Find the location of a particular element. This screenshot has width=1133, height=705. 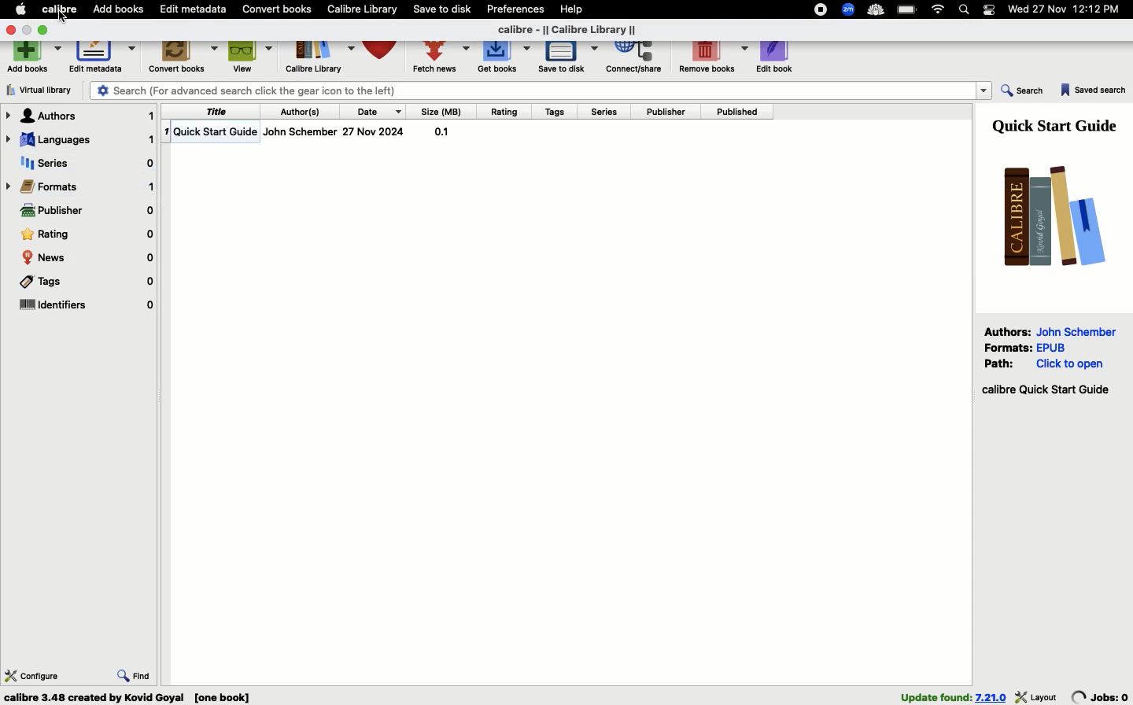

Convert books is located at coordinates (183, 58).